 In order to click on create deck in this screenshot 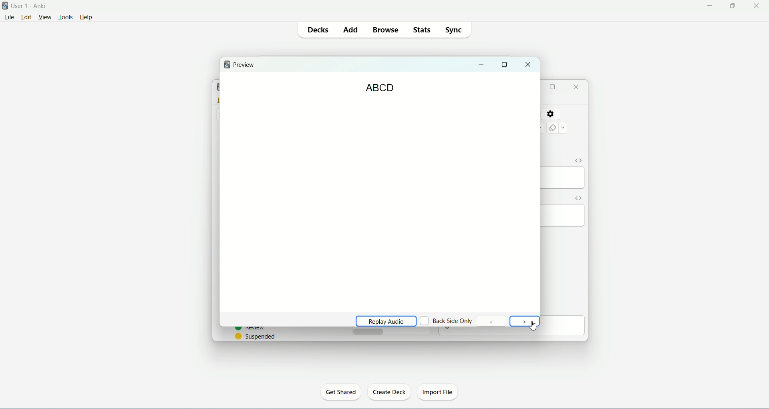, I will do `click(389, 392)`.